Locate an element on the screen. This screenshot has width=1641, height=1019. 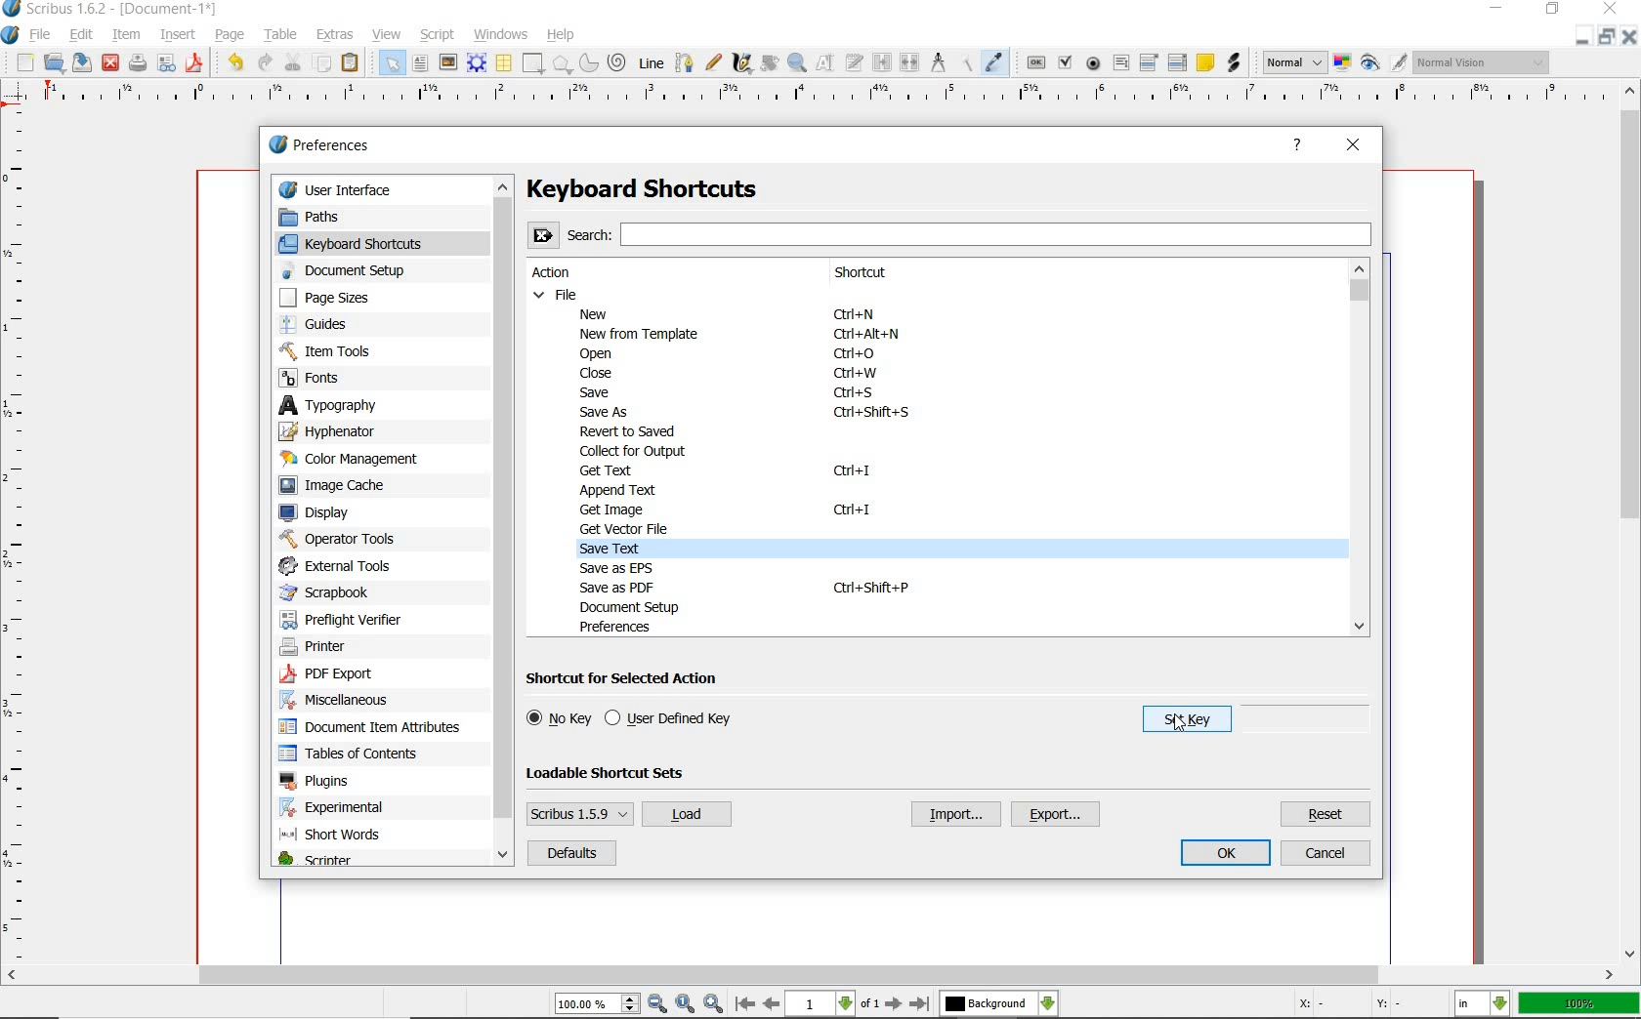
extras is located at coordinates (338, 35).